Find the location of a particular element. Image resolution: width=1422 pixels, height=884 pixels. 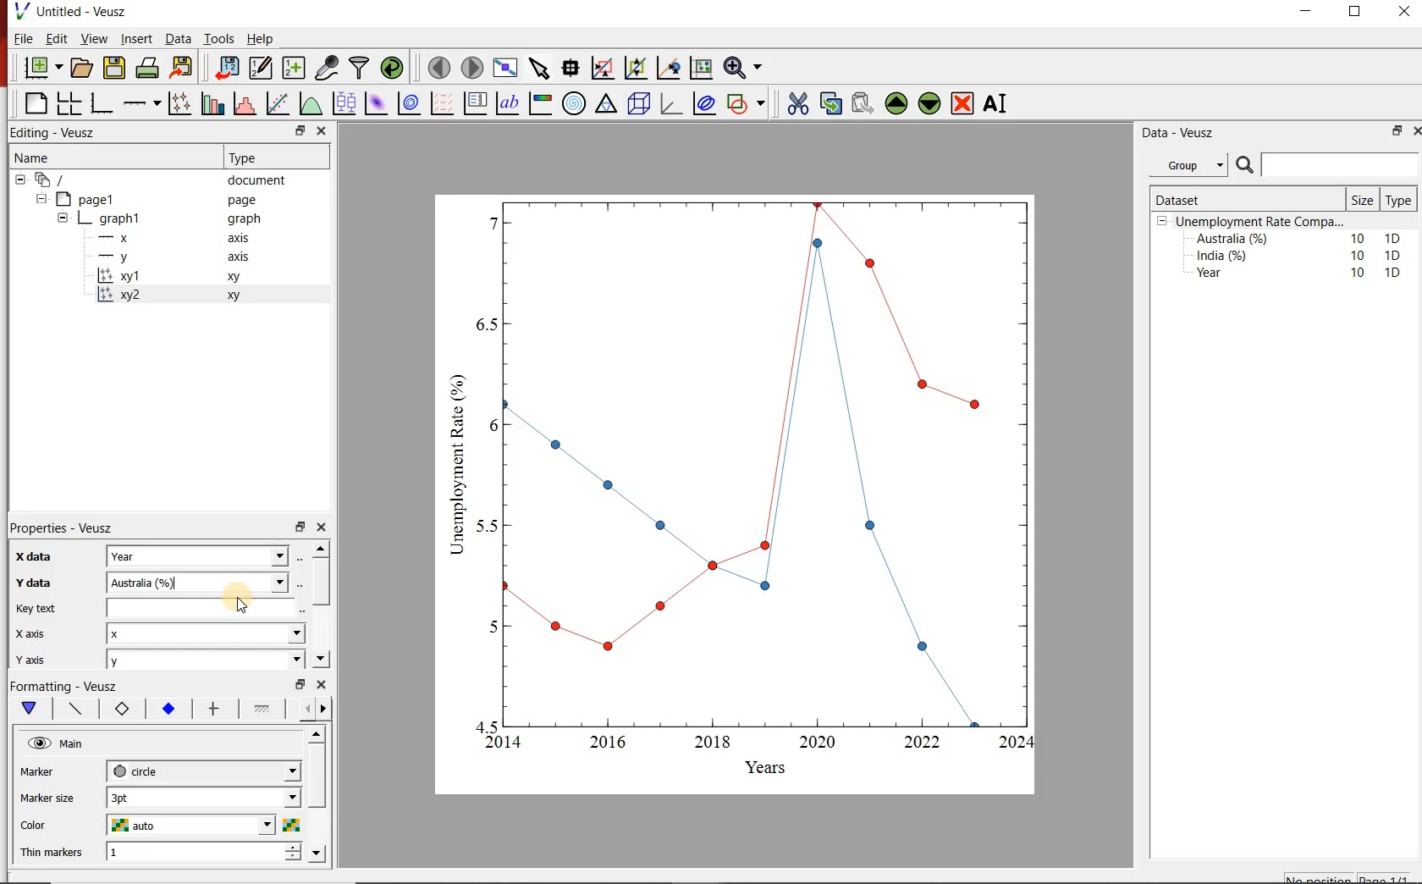

line 1 is located at coordinates (262, 707).